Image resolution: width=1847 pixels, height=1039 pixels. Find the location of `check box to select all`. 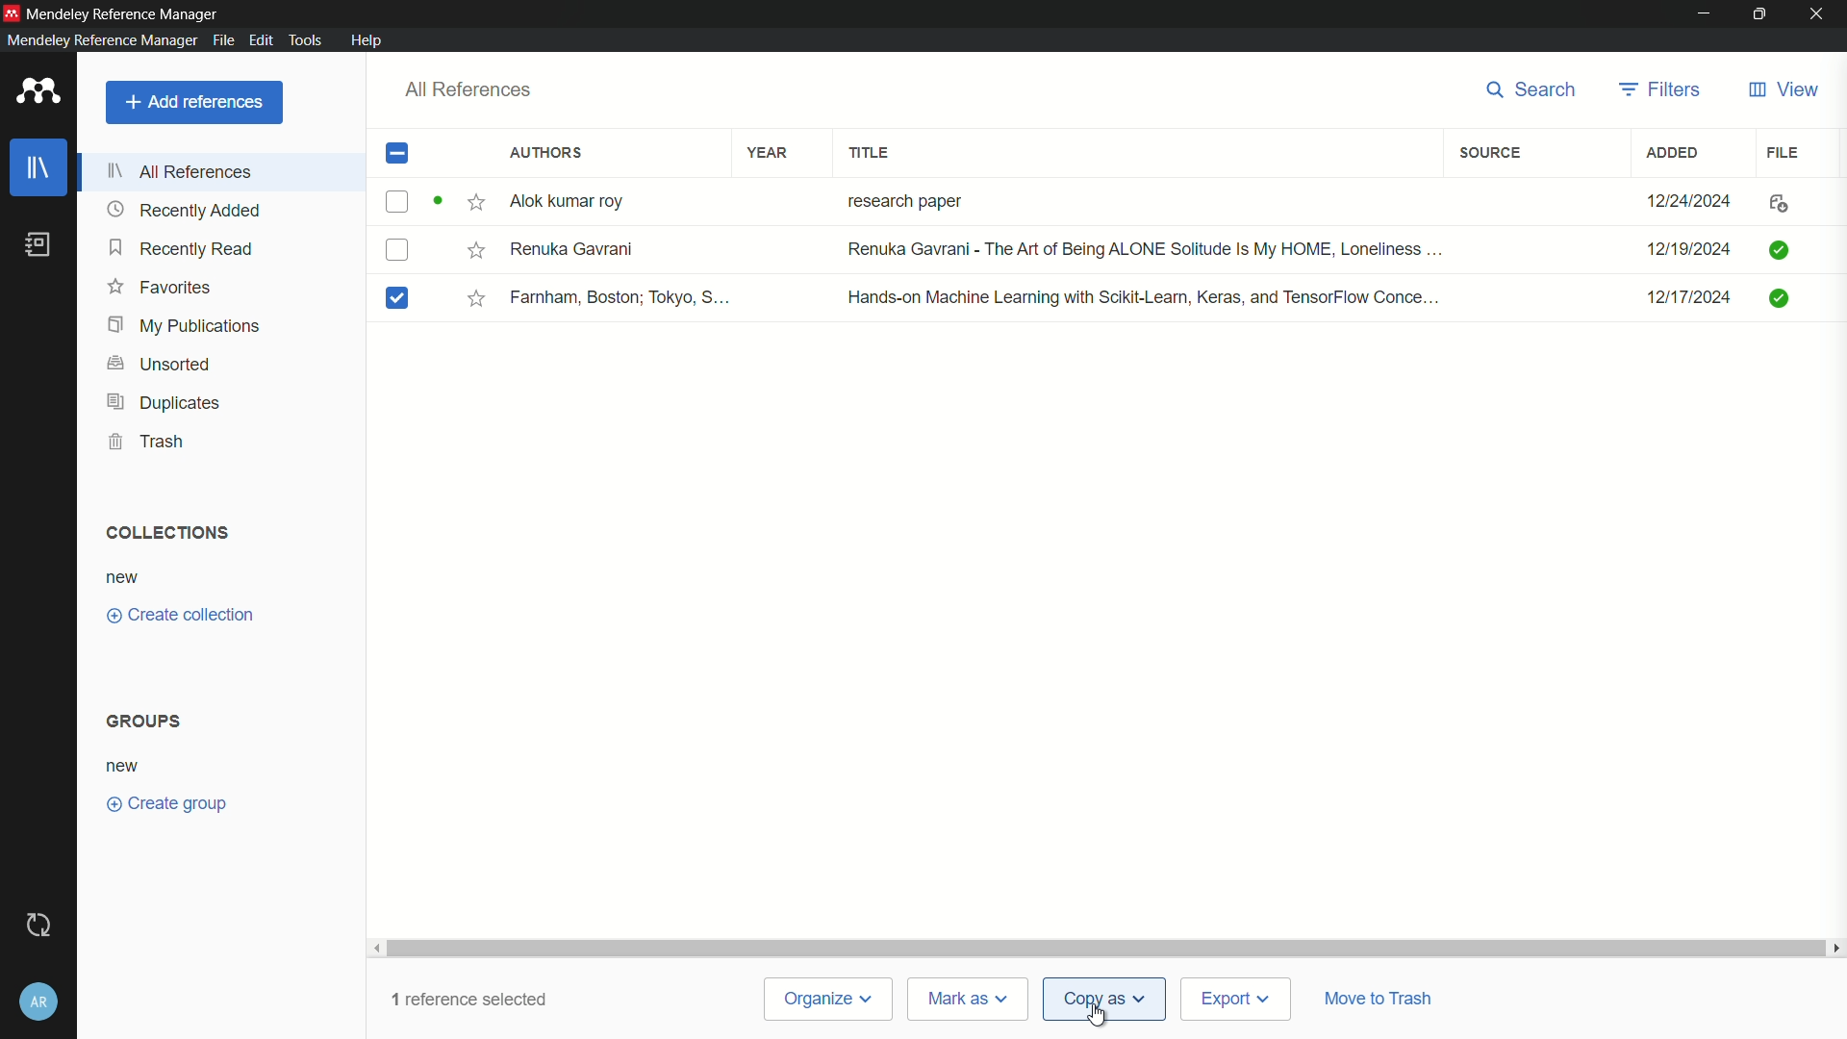

check box to select all is located at coordinates (398, 154).